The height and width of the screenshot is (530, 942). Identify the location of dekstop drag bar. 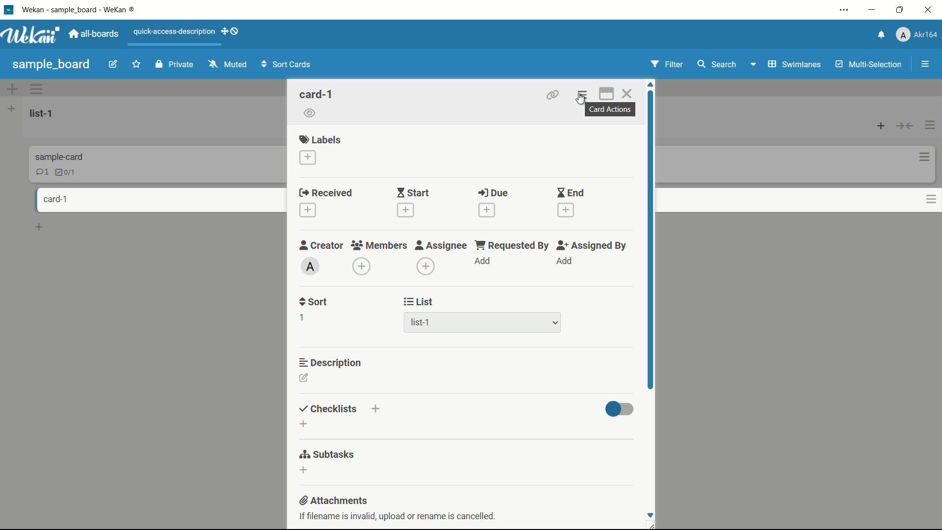
(231, 32).